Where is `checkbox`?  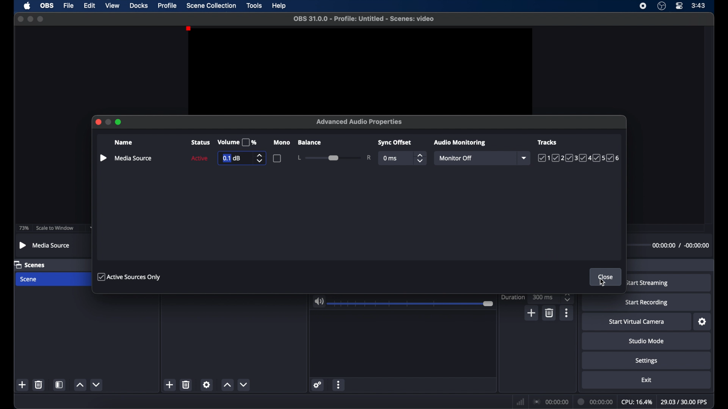 checkbox is located at coordinates (278, 158).